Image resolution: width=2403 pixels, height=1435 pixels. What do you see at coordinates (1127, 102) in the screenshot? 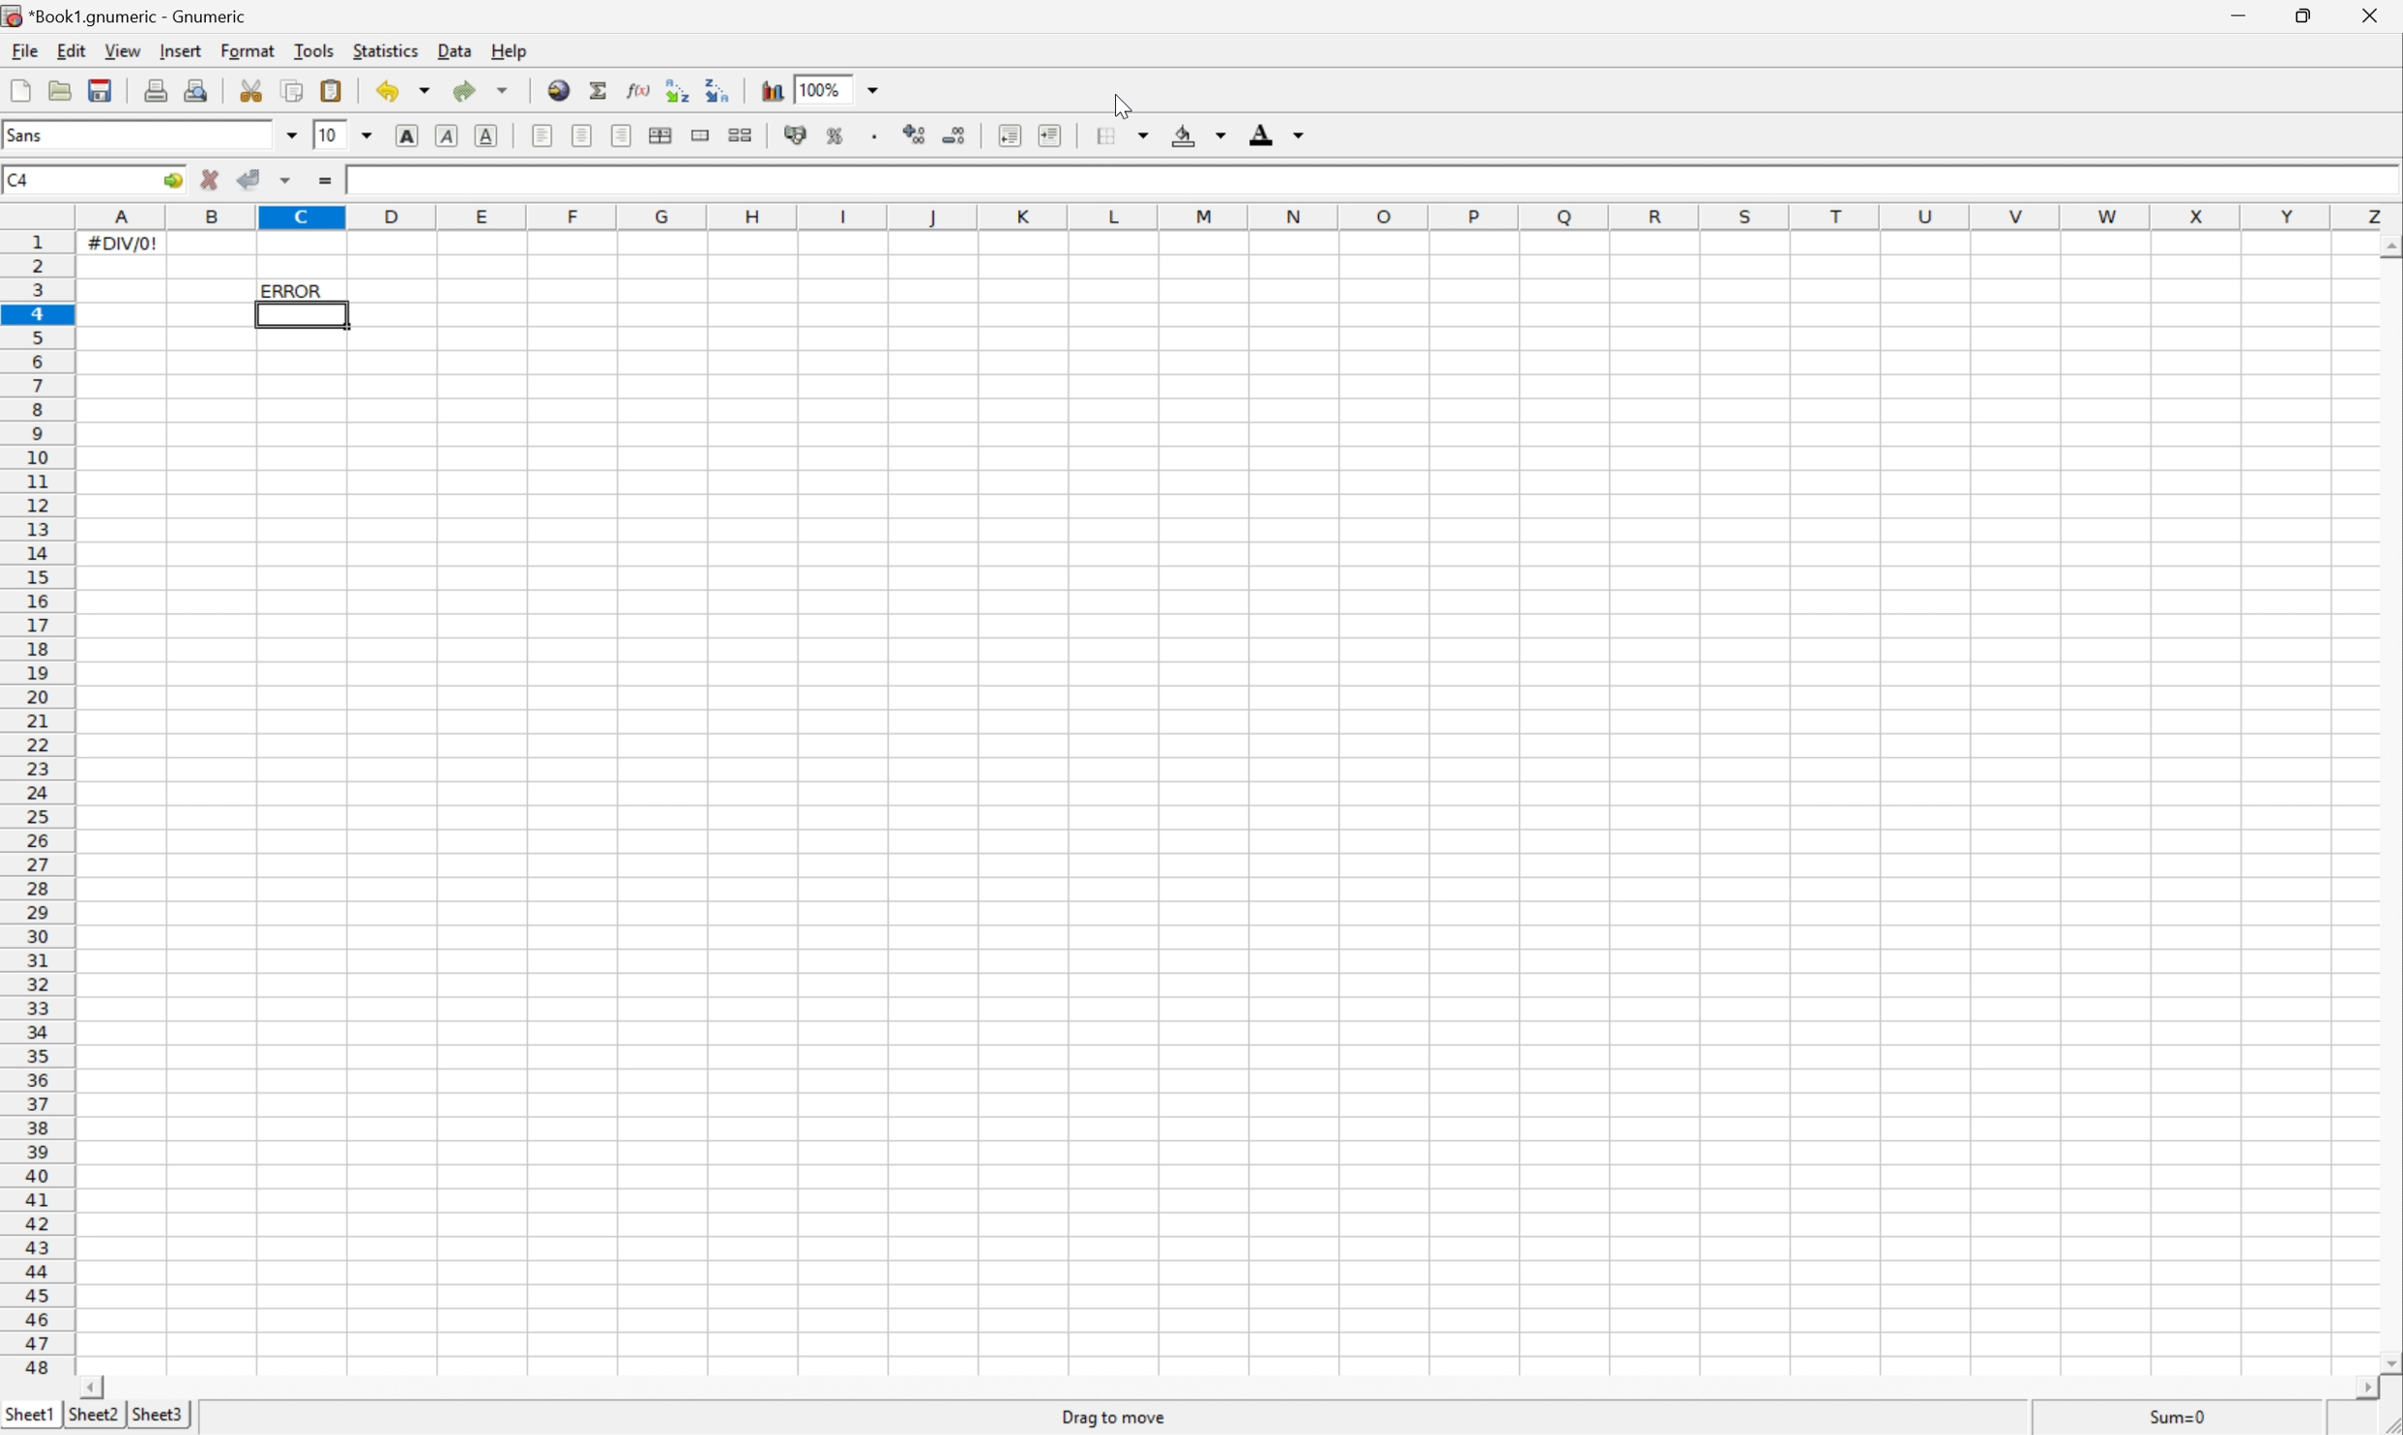
I see `cursor` at bounding box center [1127, 102].